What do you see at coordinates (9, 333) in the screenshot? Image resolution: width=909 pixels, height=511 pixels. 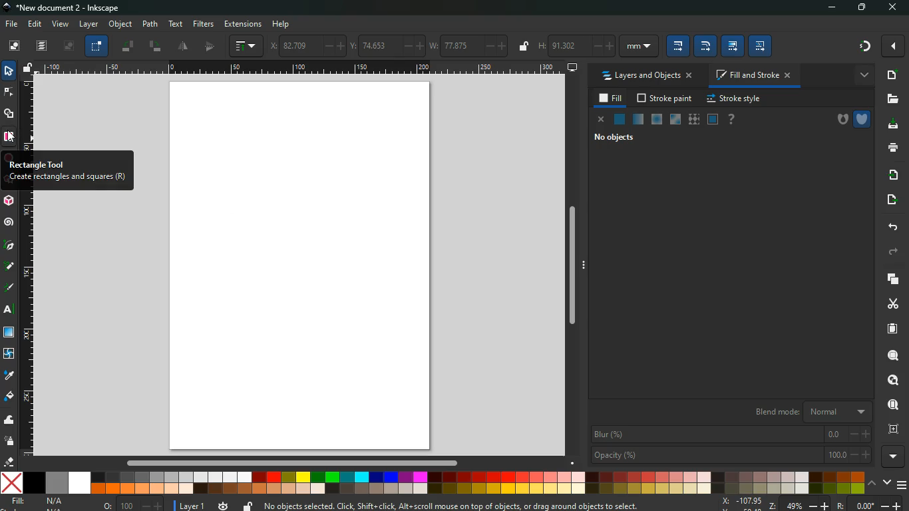 I see `window` at bounding box center [9, 333].